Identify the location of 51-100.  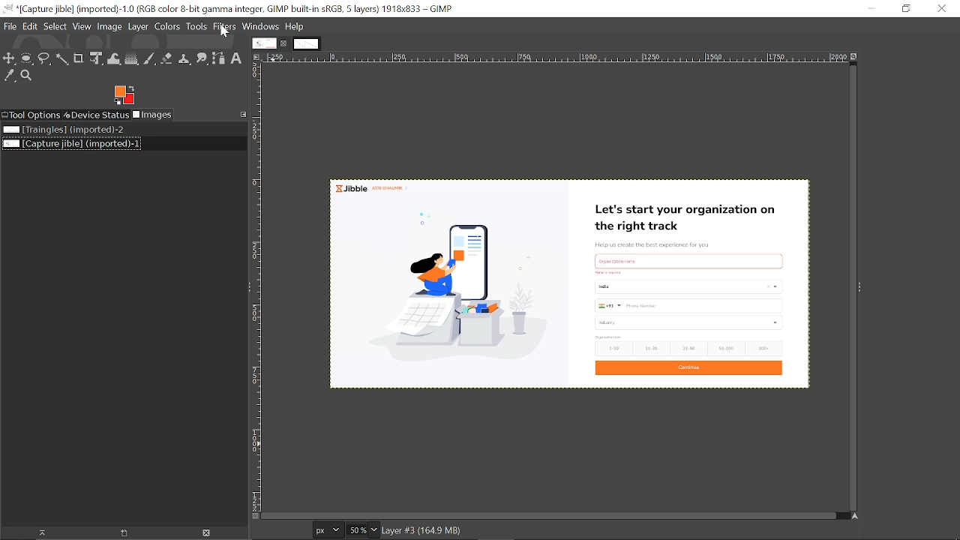
(727, 349).